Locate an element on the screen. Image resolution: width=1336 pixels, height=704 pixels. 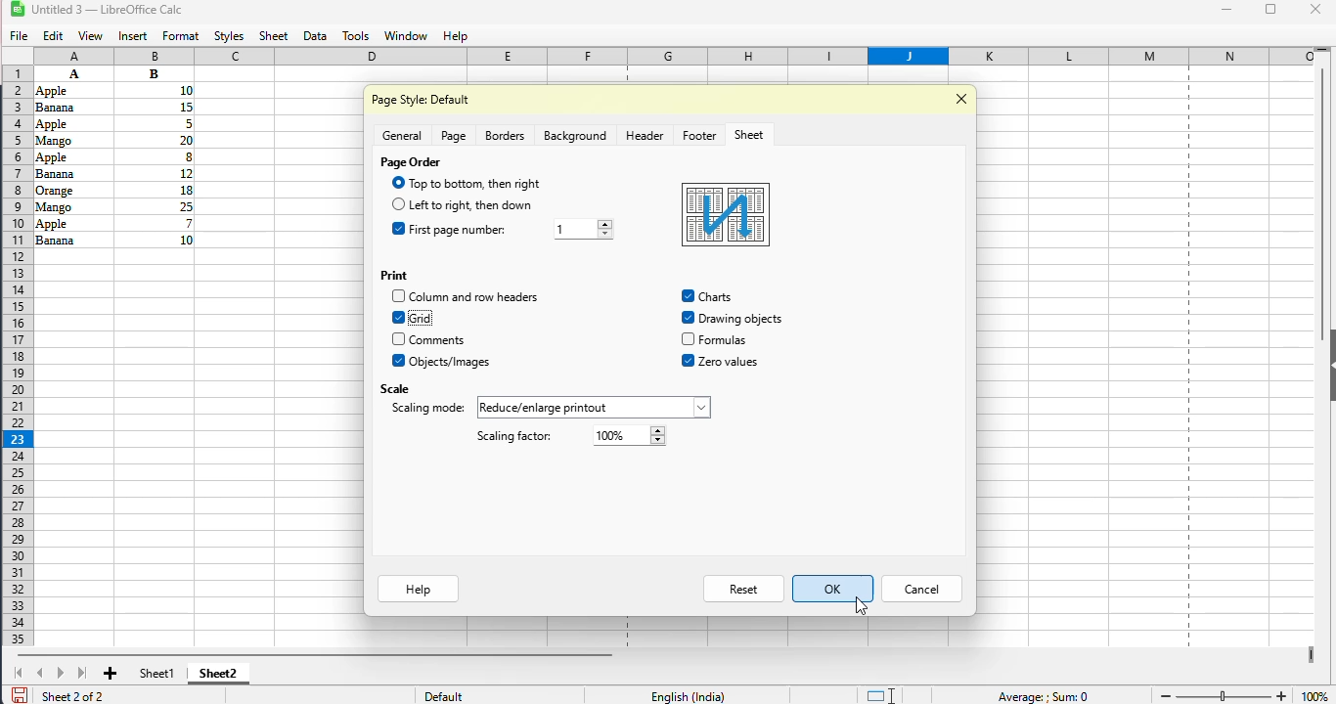
OK is located at coordinates (833, 589).